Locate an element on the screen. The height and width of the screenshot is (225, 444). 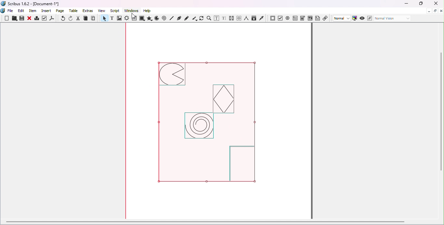
Horizontal scroll bar is located at coordinates (219, 223).